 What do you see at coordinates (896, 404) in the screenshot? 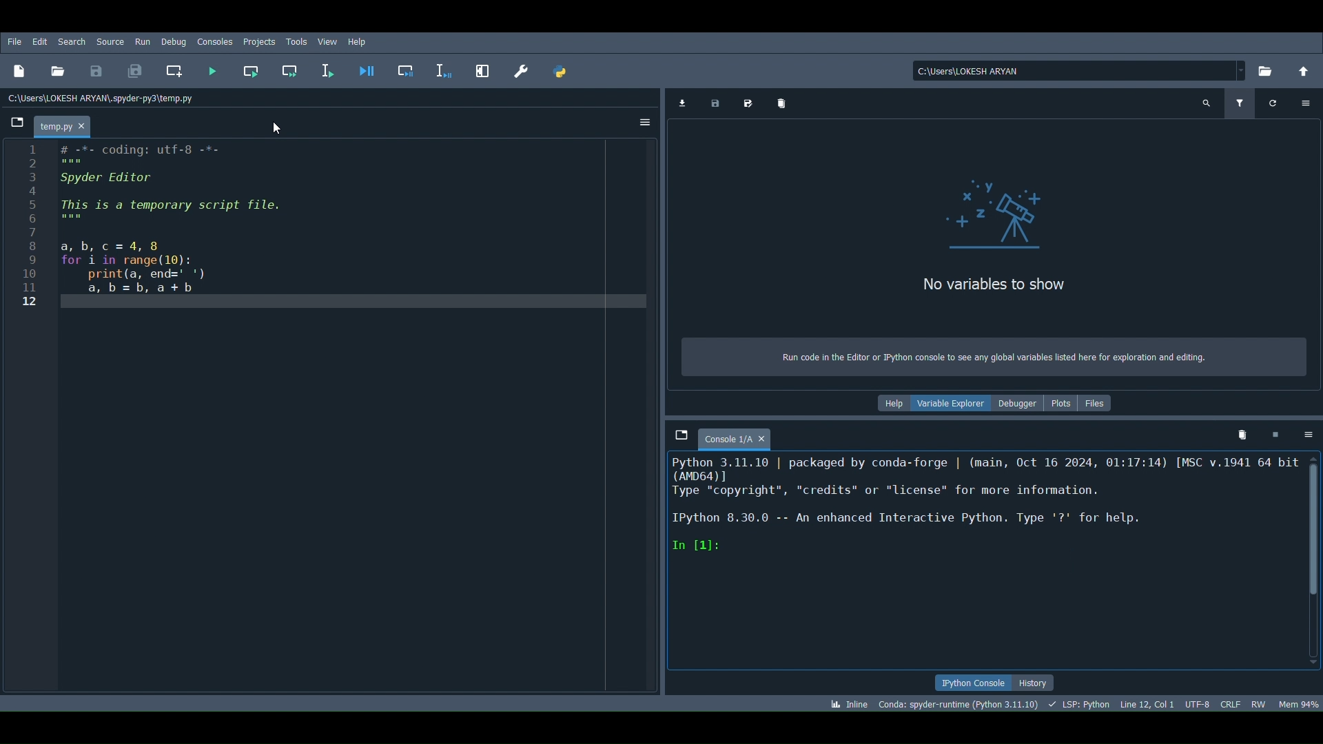
I see `Help` at bounding box center [896, 404].